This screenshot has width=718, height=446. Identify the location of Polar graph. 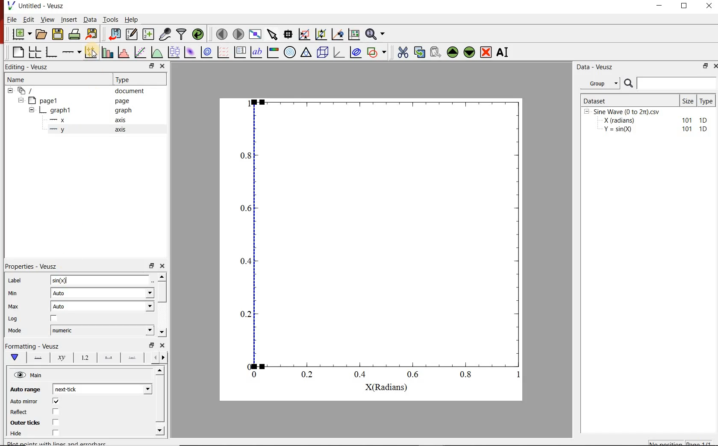
(291, 52).